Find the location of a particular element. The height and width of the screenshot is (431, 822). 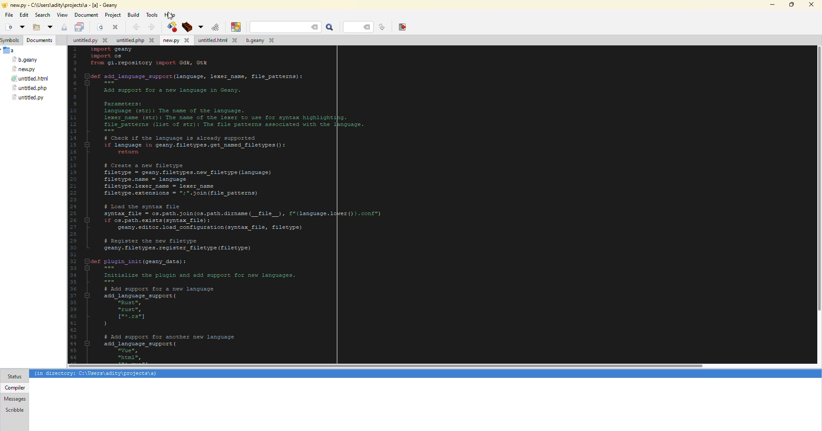

forward is located at coordinates (150, 27).